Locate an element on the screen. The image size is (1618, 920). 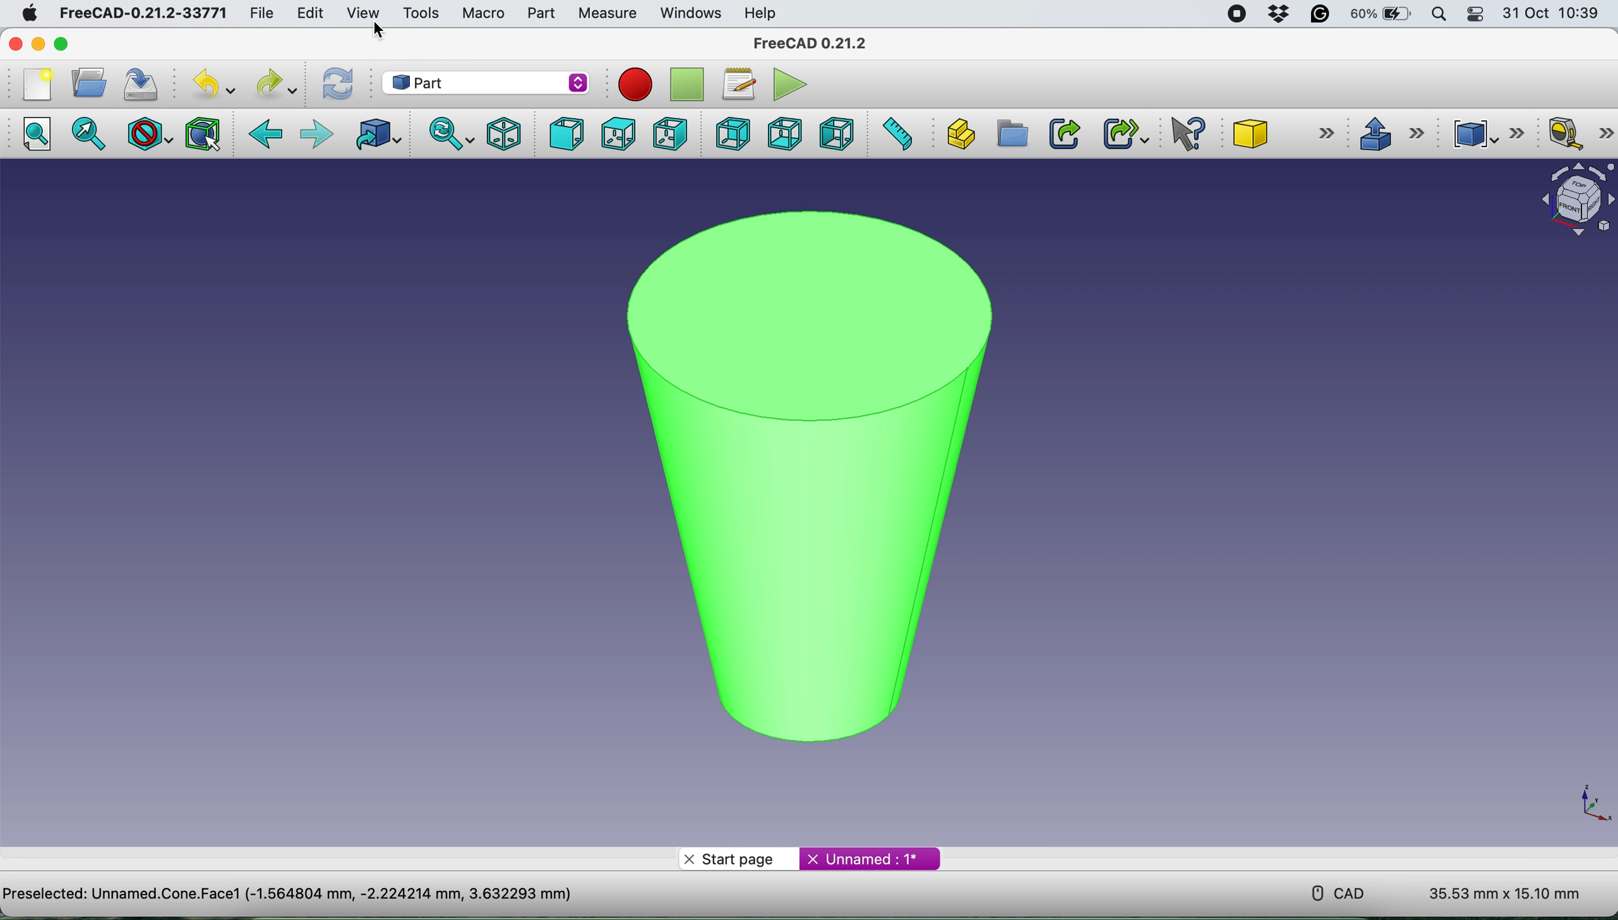
freecad-0.21.2-33771 is located at coordinates (144, 13).